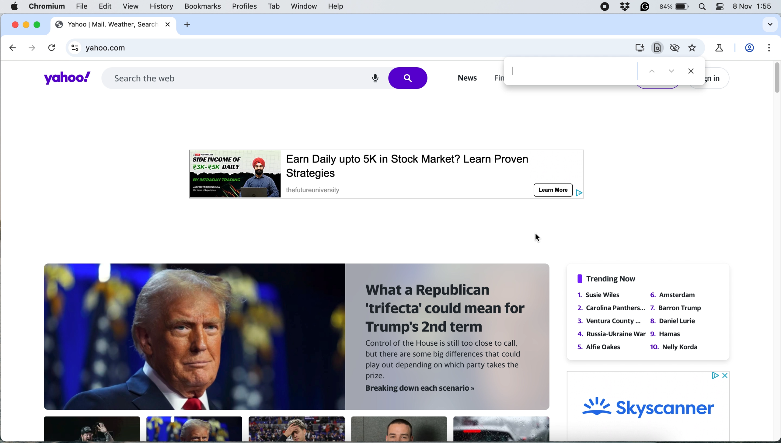 This screenshot has width=781, height=443. I want to click on profile, so click(750, 49).